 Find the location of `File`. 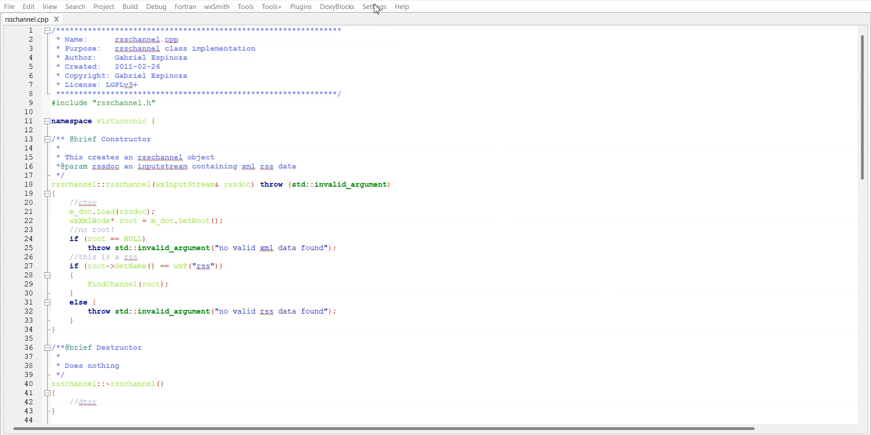

File is located at coordinates (10, 6).